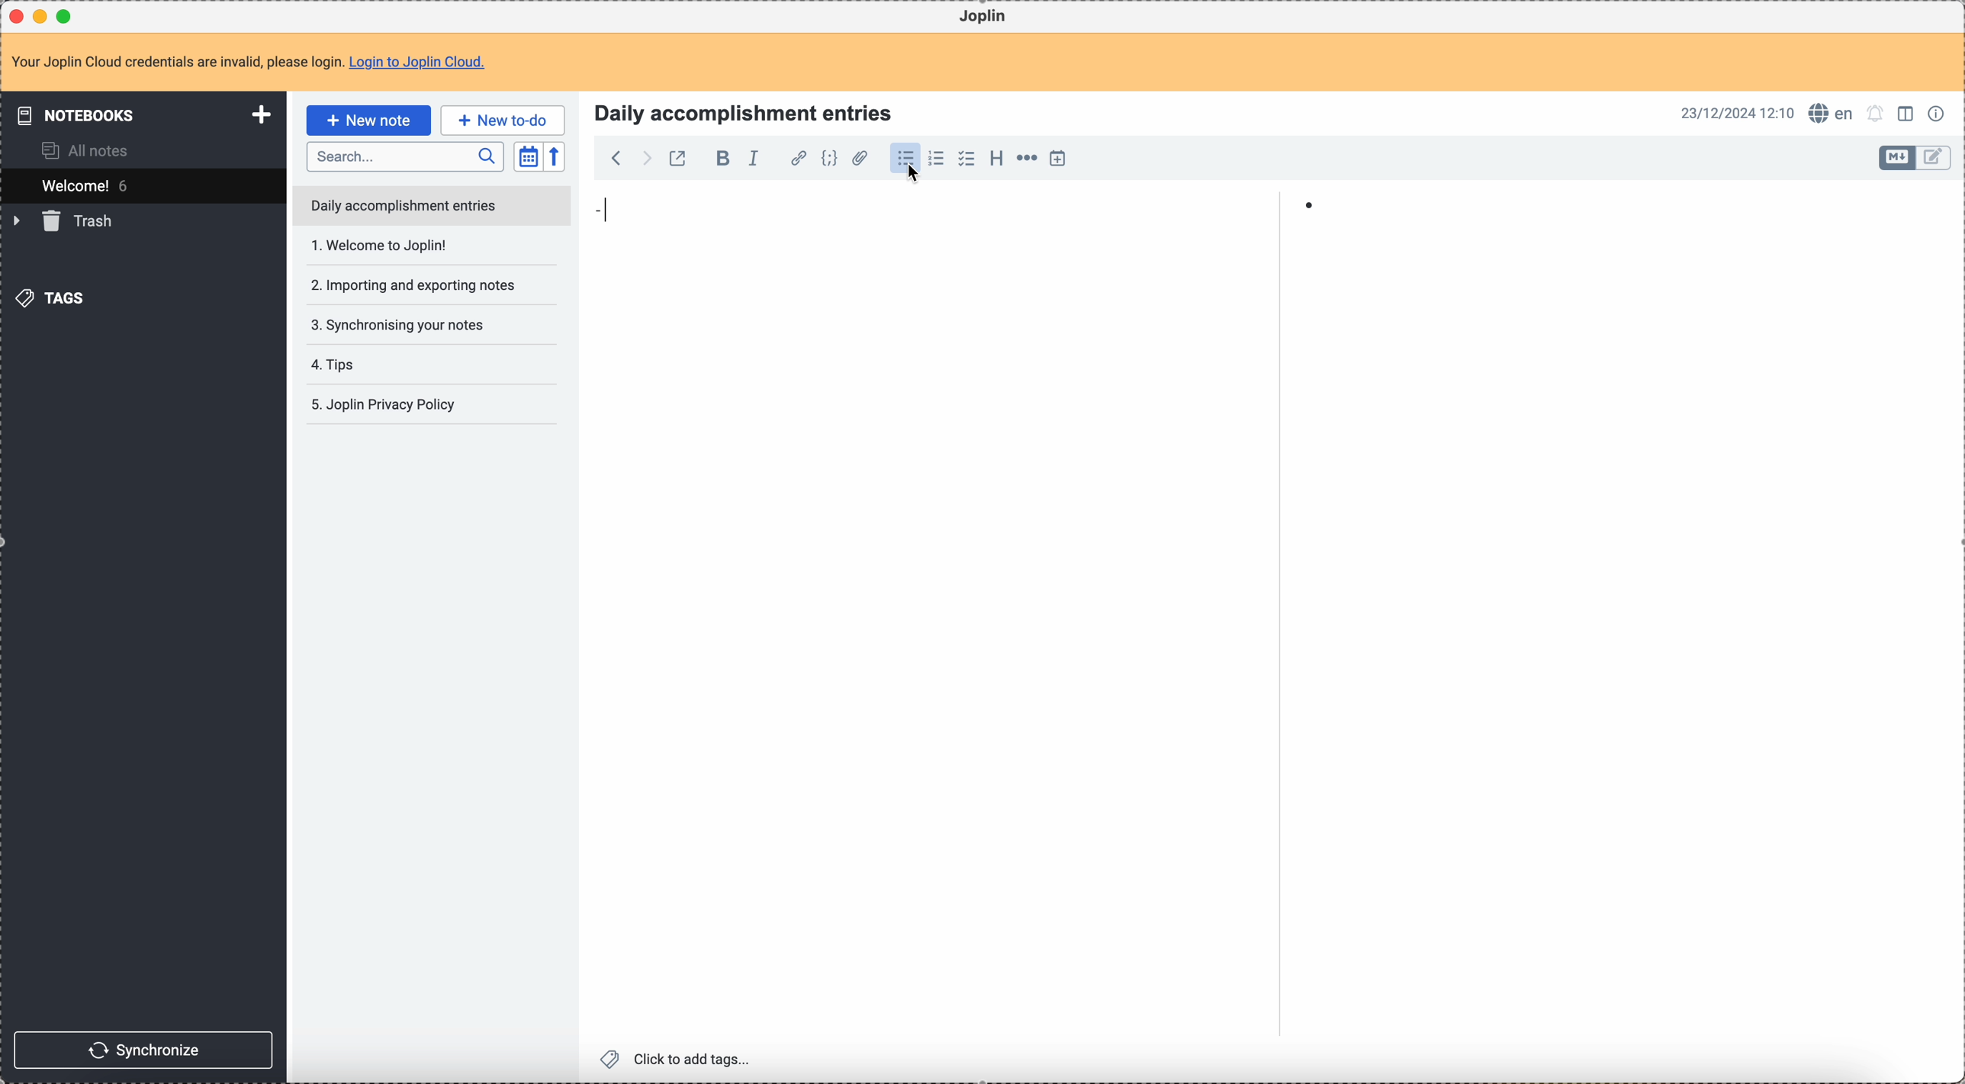 The width and height of the screenshot is (1965, 1084). What do you see at coordinates (66, 222) in the screenshot?
I see `trash` at bounding box center [66, 222].